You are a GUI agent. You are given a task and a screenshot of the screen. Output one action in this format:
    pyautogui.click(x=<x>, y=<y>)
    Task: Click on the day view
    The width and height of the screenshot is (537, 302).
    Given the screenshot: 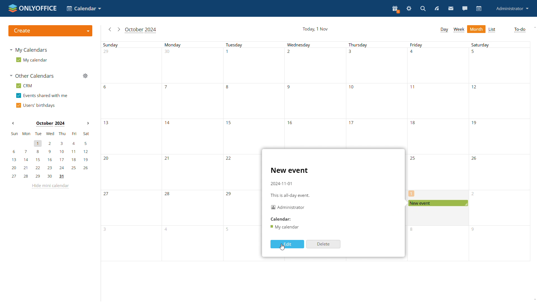 What is the action you would take?
    pyautogui.click(x=444, y=30)
    